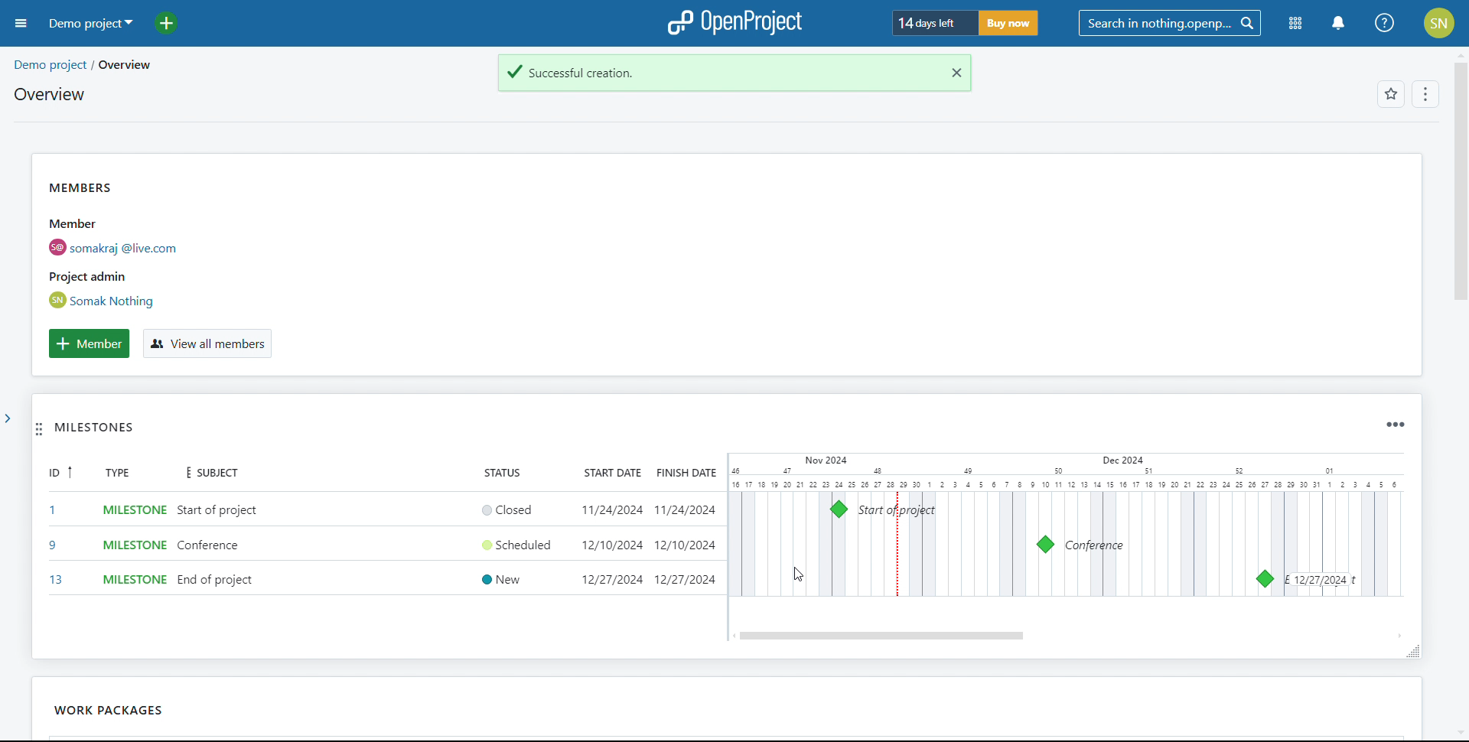 This screenshot has height=742, width=1469. What do you see at coordinates (1458, 202) in the screenshot?
I see `scroll bar` at bounding box center [1458, 202].